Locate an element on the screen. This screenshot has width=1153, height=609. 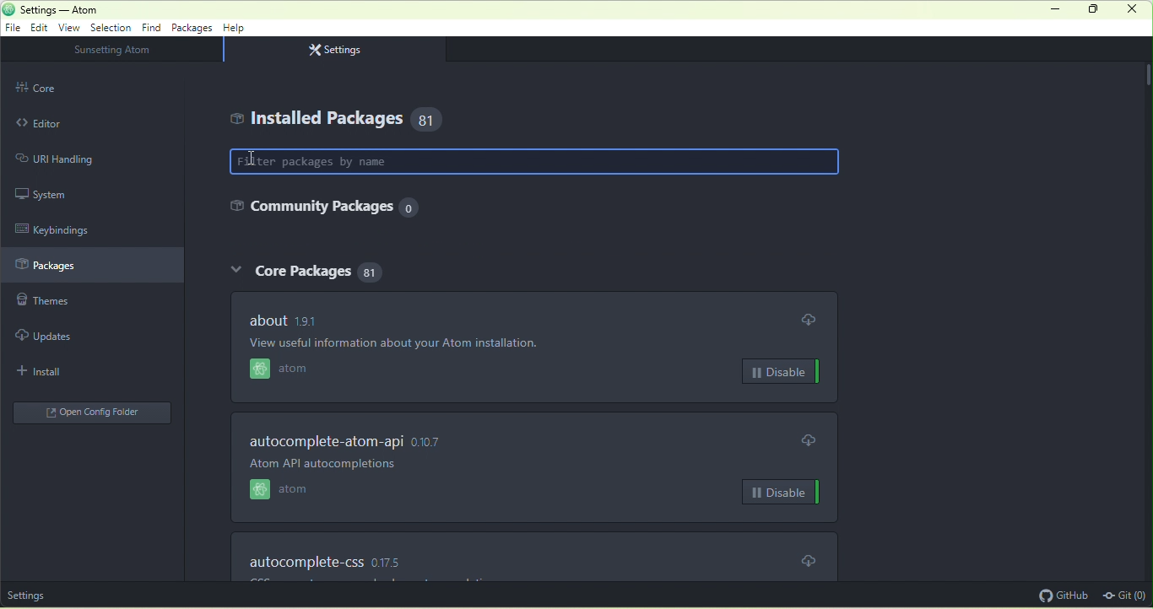
update is located at coordinates (810, 559).